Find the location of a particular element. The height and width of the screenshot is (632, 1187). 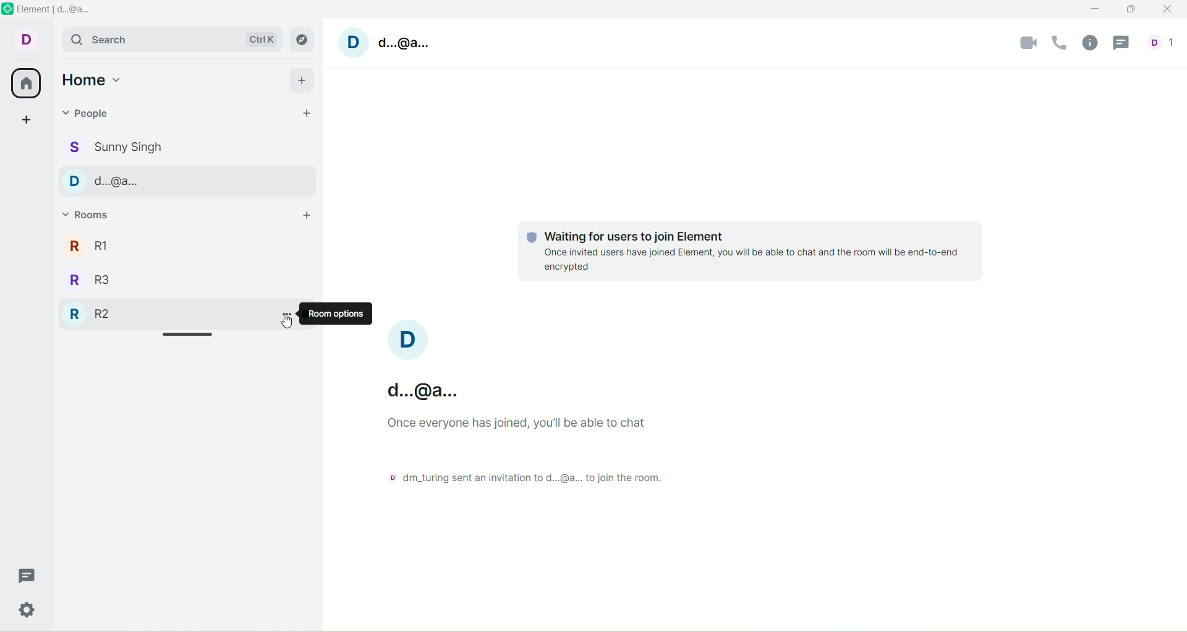

account is located at coordinates (433, 362).